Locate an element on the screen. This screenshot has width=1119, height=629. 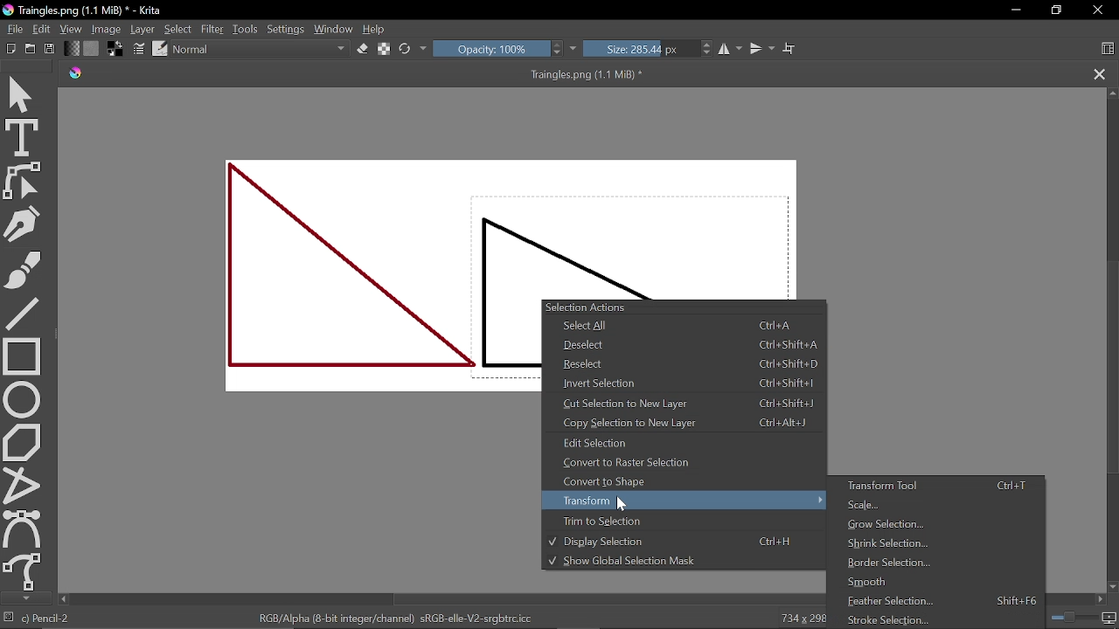
Frontier selection is located at coordinates (939, 601).